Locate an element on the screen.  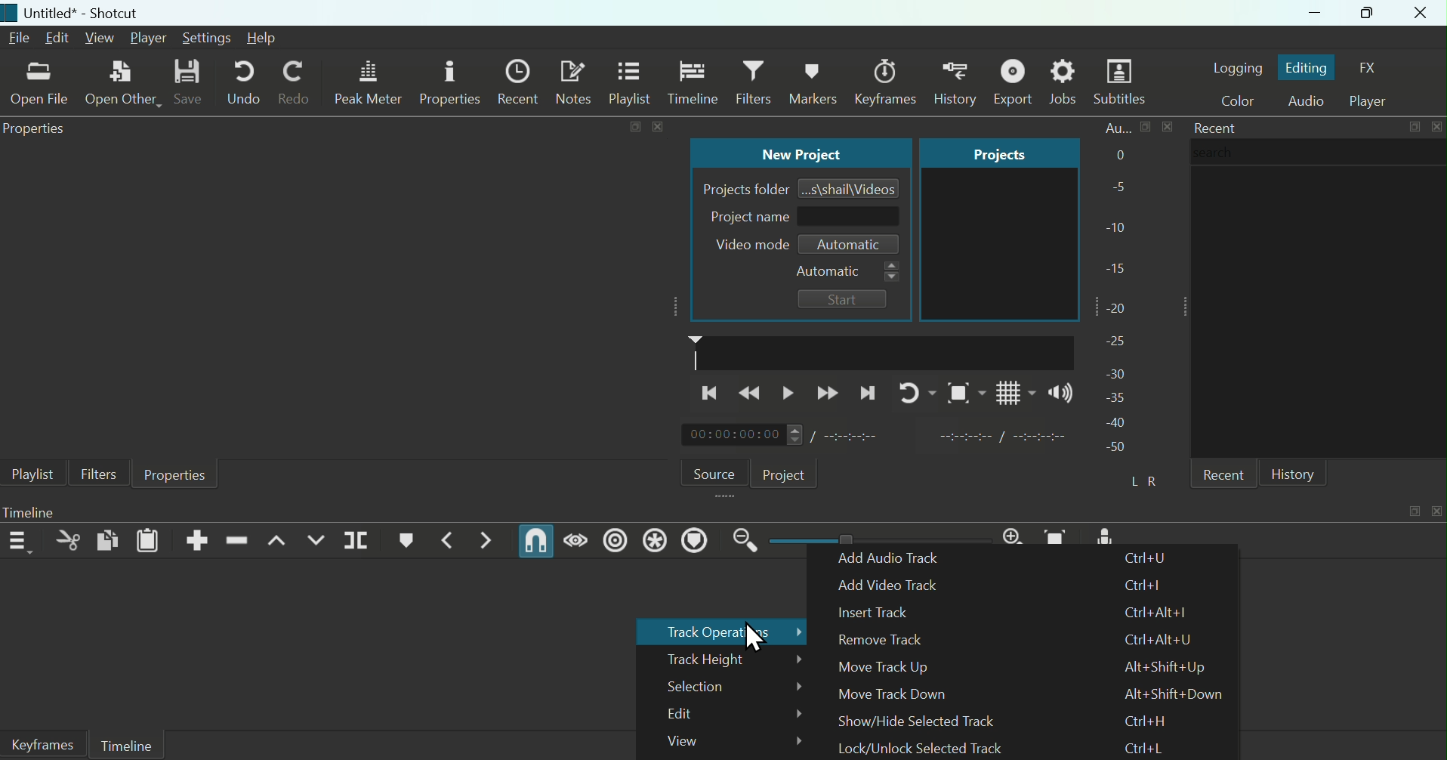
-10 is located at coordinates (1119, 227).